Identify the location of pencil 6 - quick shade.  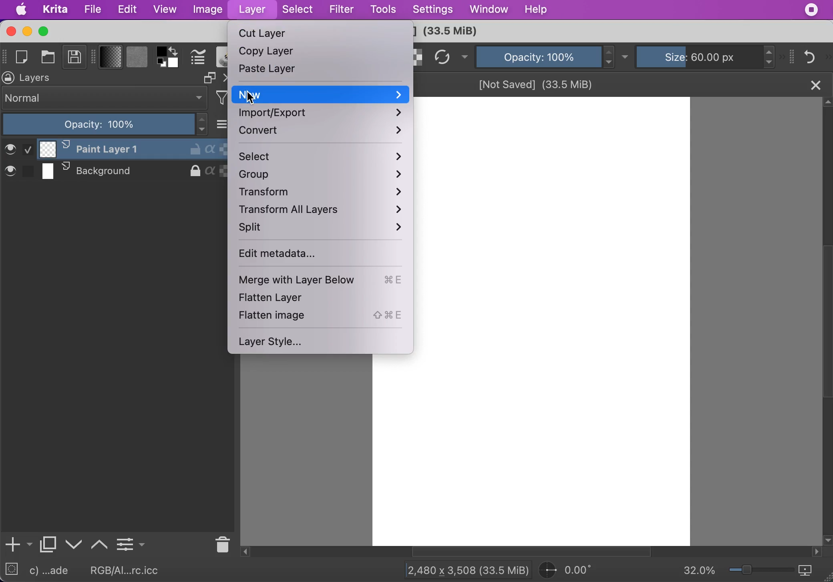
(54, 571).